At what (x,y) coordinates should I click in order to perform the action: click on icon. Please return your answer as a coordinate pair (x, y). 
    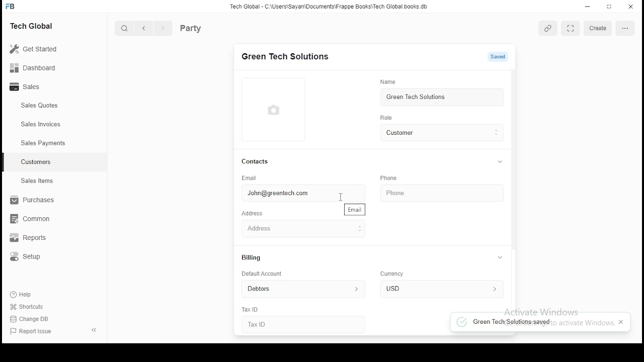
    Looking at the image, I should click on (12, 6).